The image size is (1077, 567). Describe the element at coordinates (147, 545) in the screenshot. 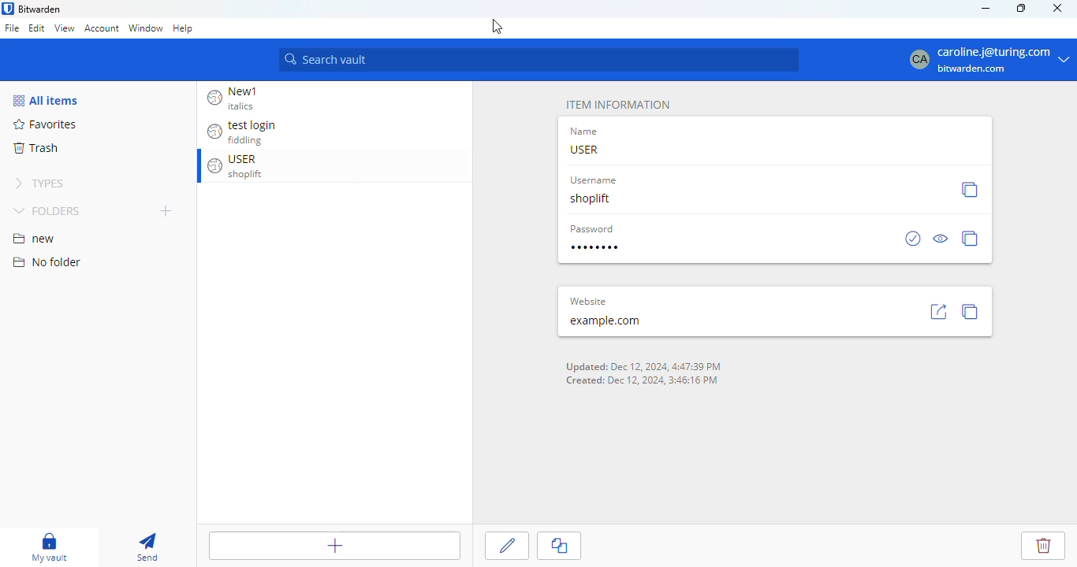

I see `send` at that location.